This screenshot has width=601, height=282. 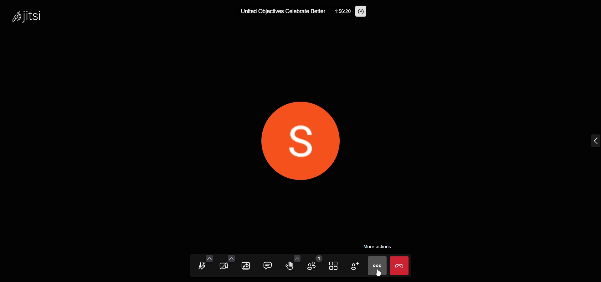 I want to click on share screen, so click(x=246, y=266).